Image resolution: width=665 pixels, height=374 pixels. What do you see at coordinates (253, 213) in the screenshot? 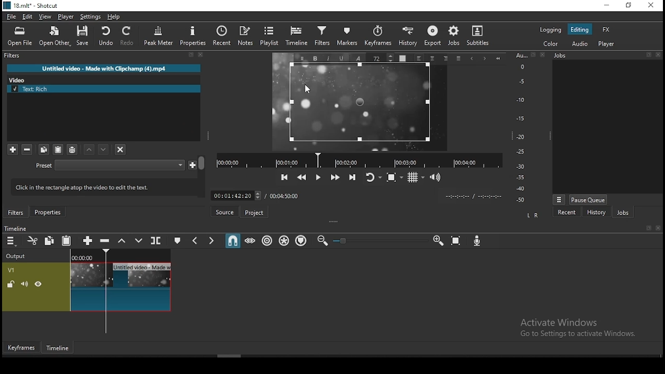
I see `project` at bounding box center [253, 213].